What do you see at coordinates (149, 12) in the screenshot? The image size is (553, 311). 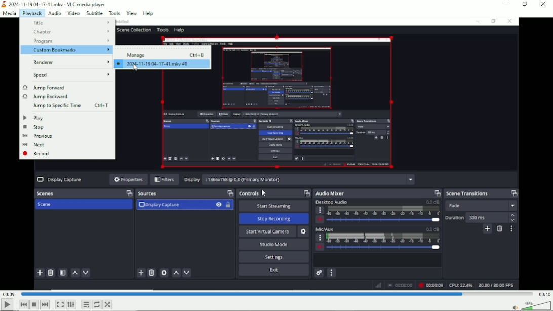 I see `help` at bounding box center [149, 12].